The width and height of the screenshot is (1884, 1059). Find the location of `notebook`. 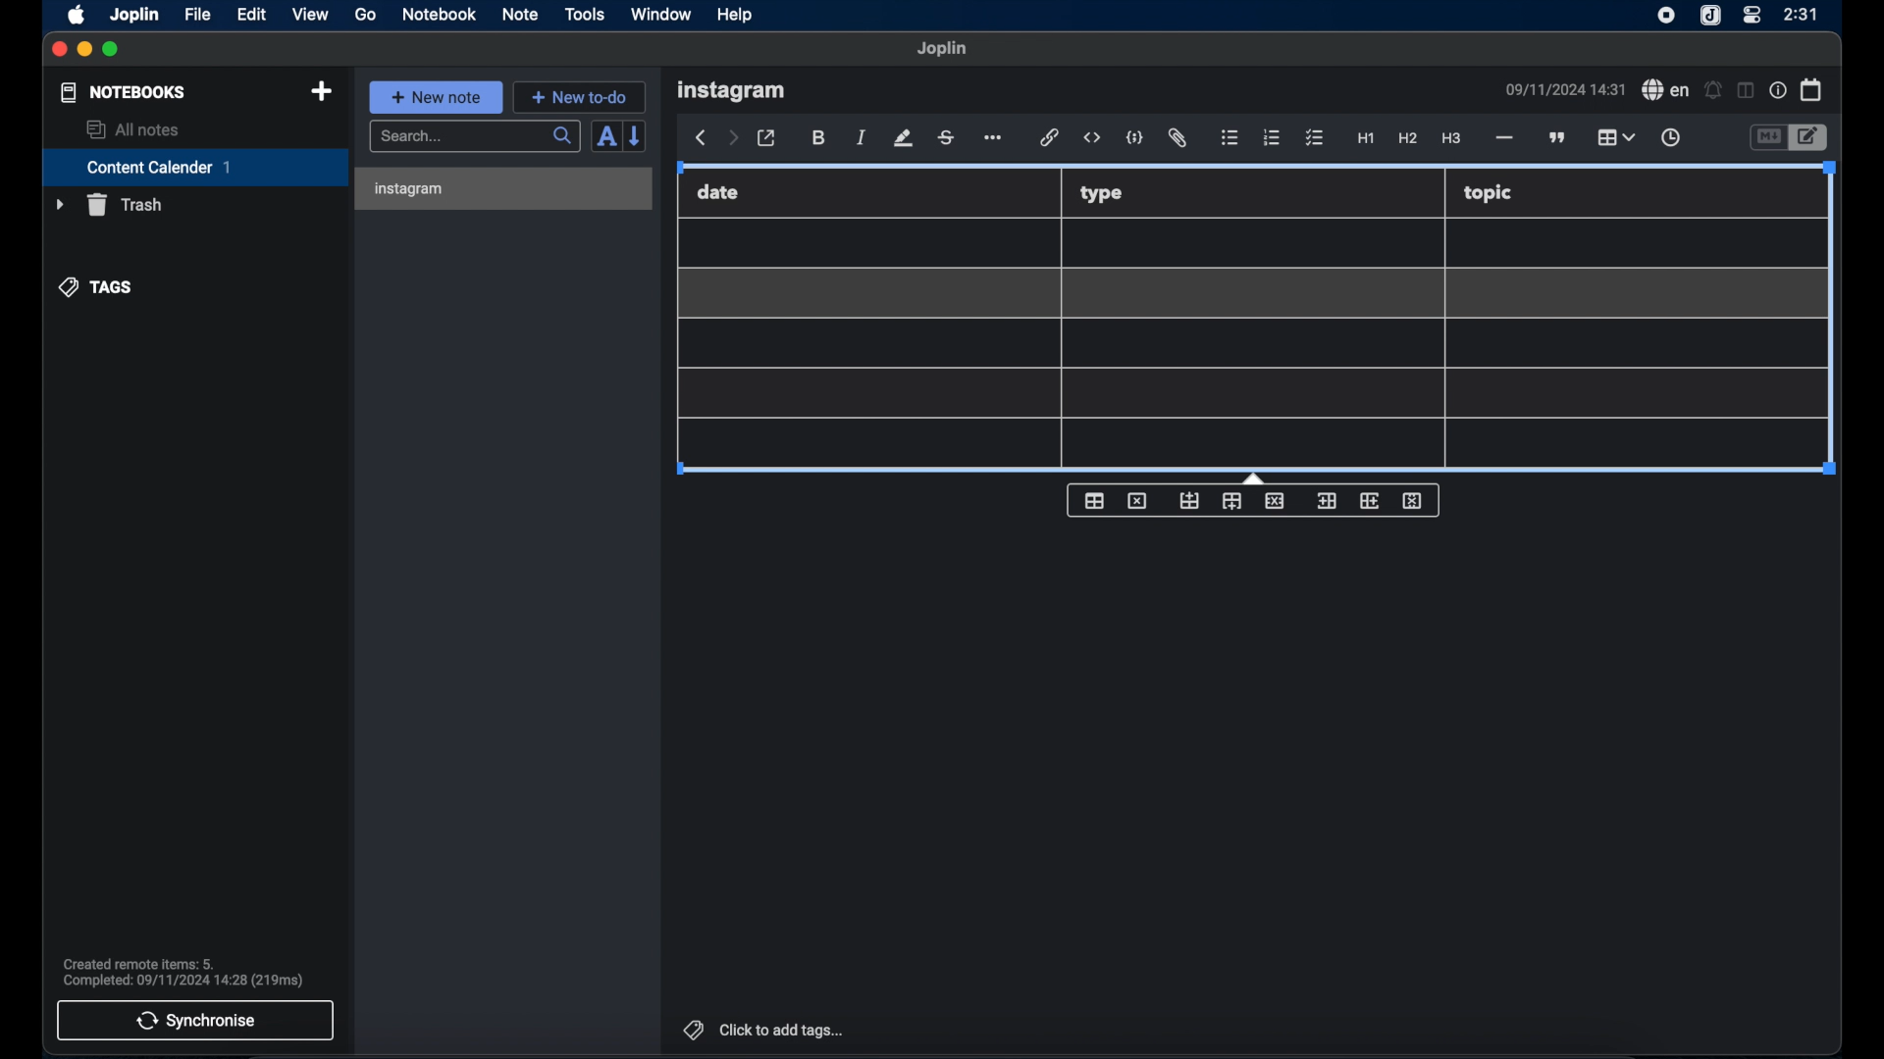

notebook is located at coordinates (438, 14).